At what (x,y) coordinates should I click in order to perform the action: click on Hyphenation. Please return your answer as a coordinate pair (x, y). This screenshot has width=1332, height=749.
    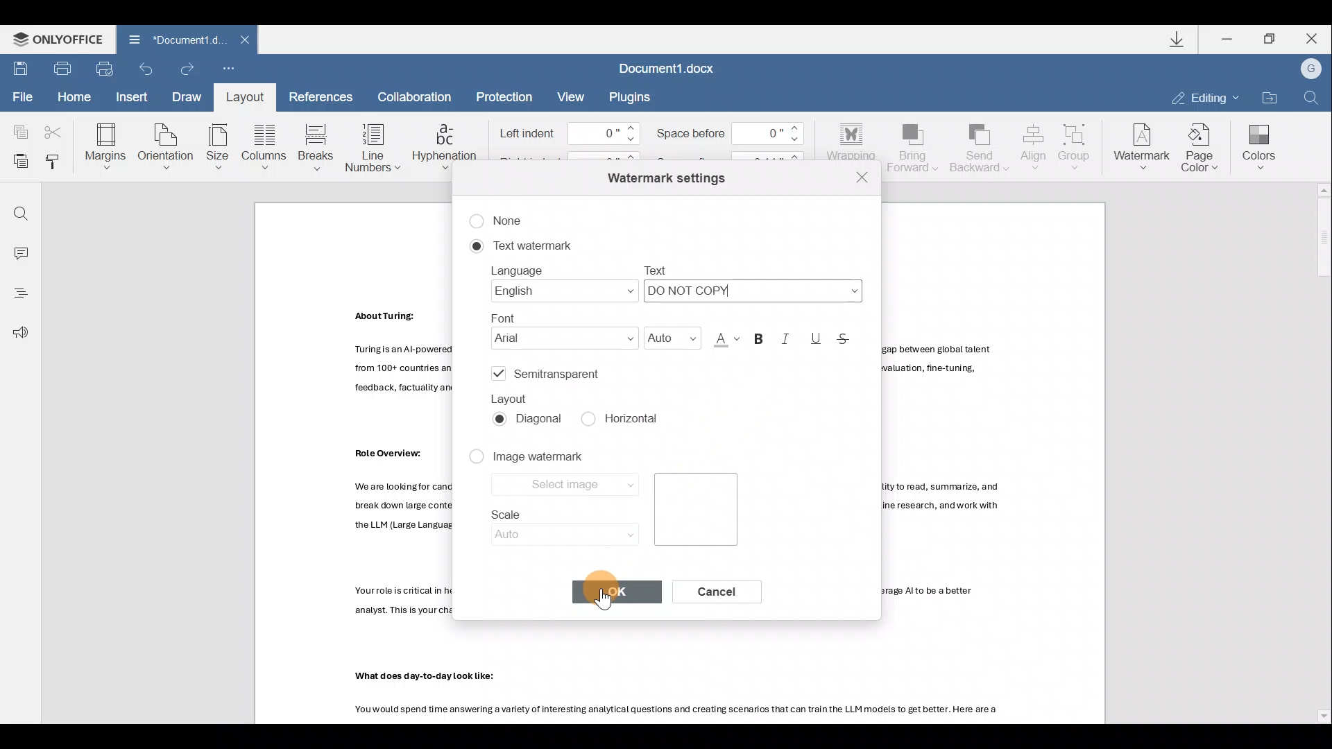
    Looking at the image, I should click on (447, 148).